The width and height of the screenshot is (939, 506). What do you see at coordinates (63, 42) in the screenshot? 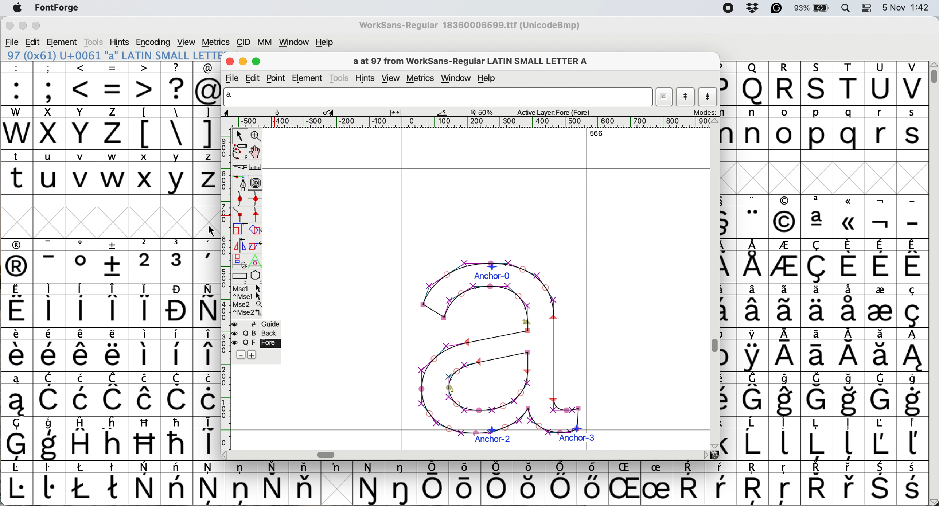
I see `element` at bounding box center [63, 42].